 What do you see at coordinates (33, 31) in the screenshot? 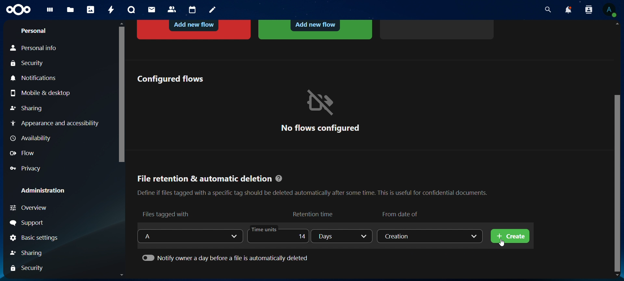
I see `personal` at bounding box center [33, 31].